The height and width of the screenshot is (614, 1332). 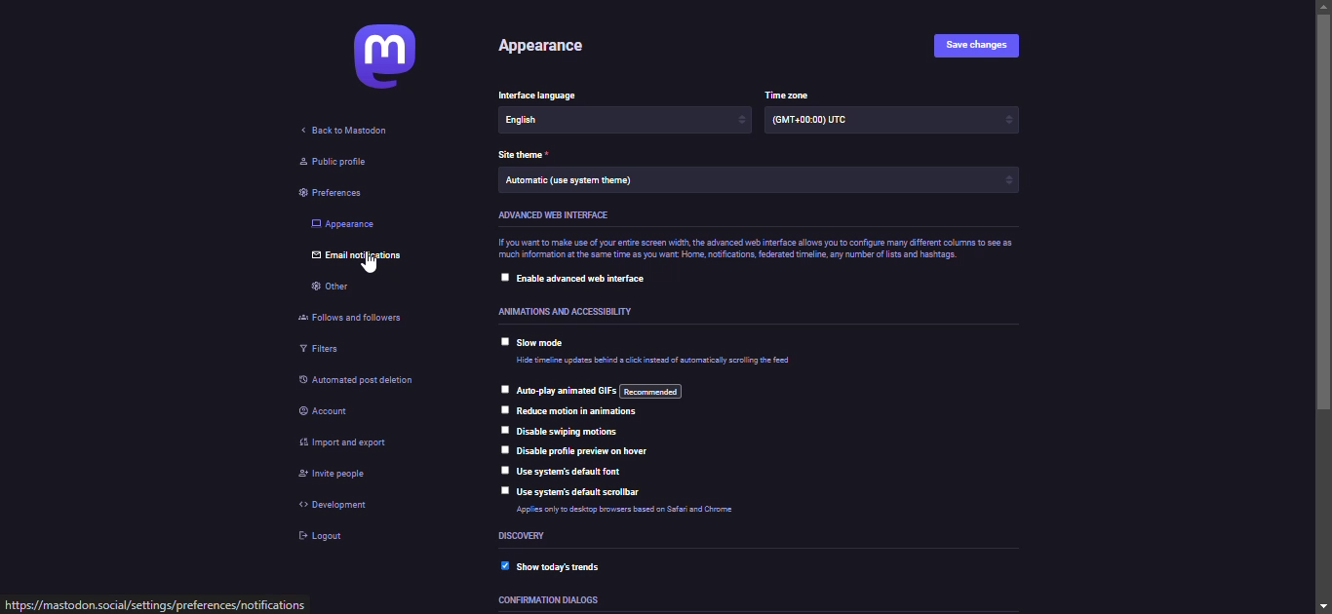 What do you see at coordinates (544, 48) in the screenshot?
I see `appearance` at bounding box center [544, 48].